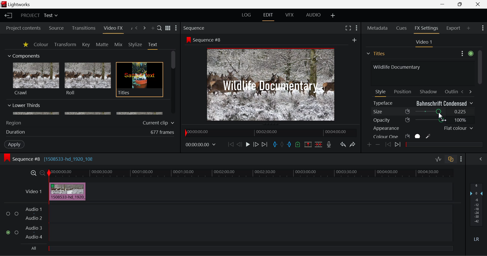 This screenshot has height=256, width=487. What do you see at coordinates (140, 80) in the screenshot?
I see `Titles` at bounding box center [140, 80].